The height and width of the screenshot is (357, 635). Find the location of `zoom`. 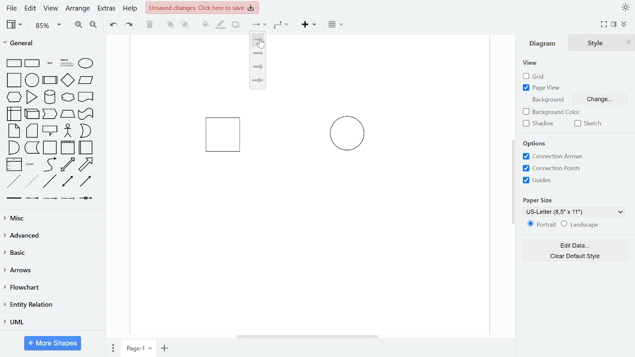

zoom is located at coordinates (49, 25).